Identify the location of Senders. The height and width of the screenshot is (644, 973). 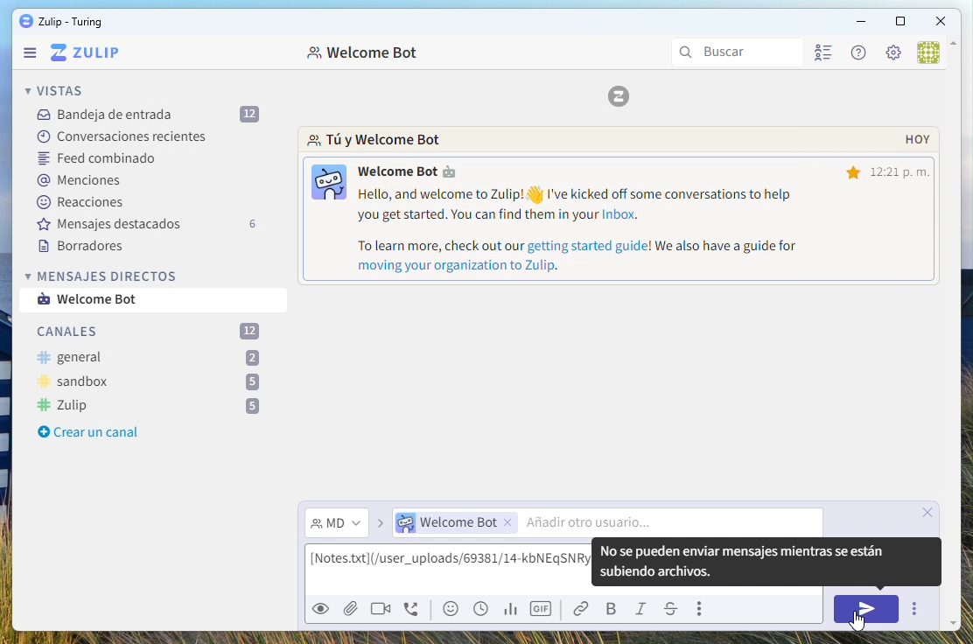
(603, 524).